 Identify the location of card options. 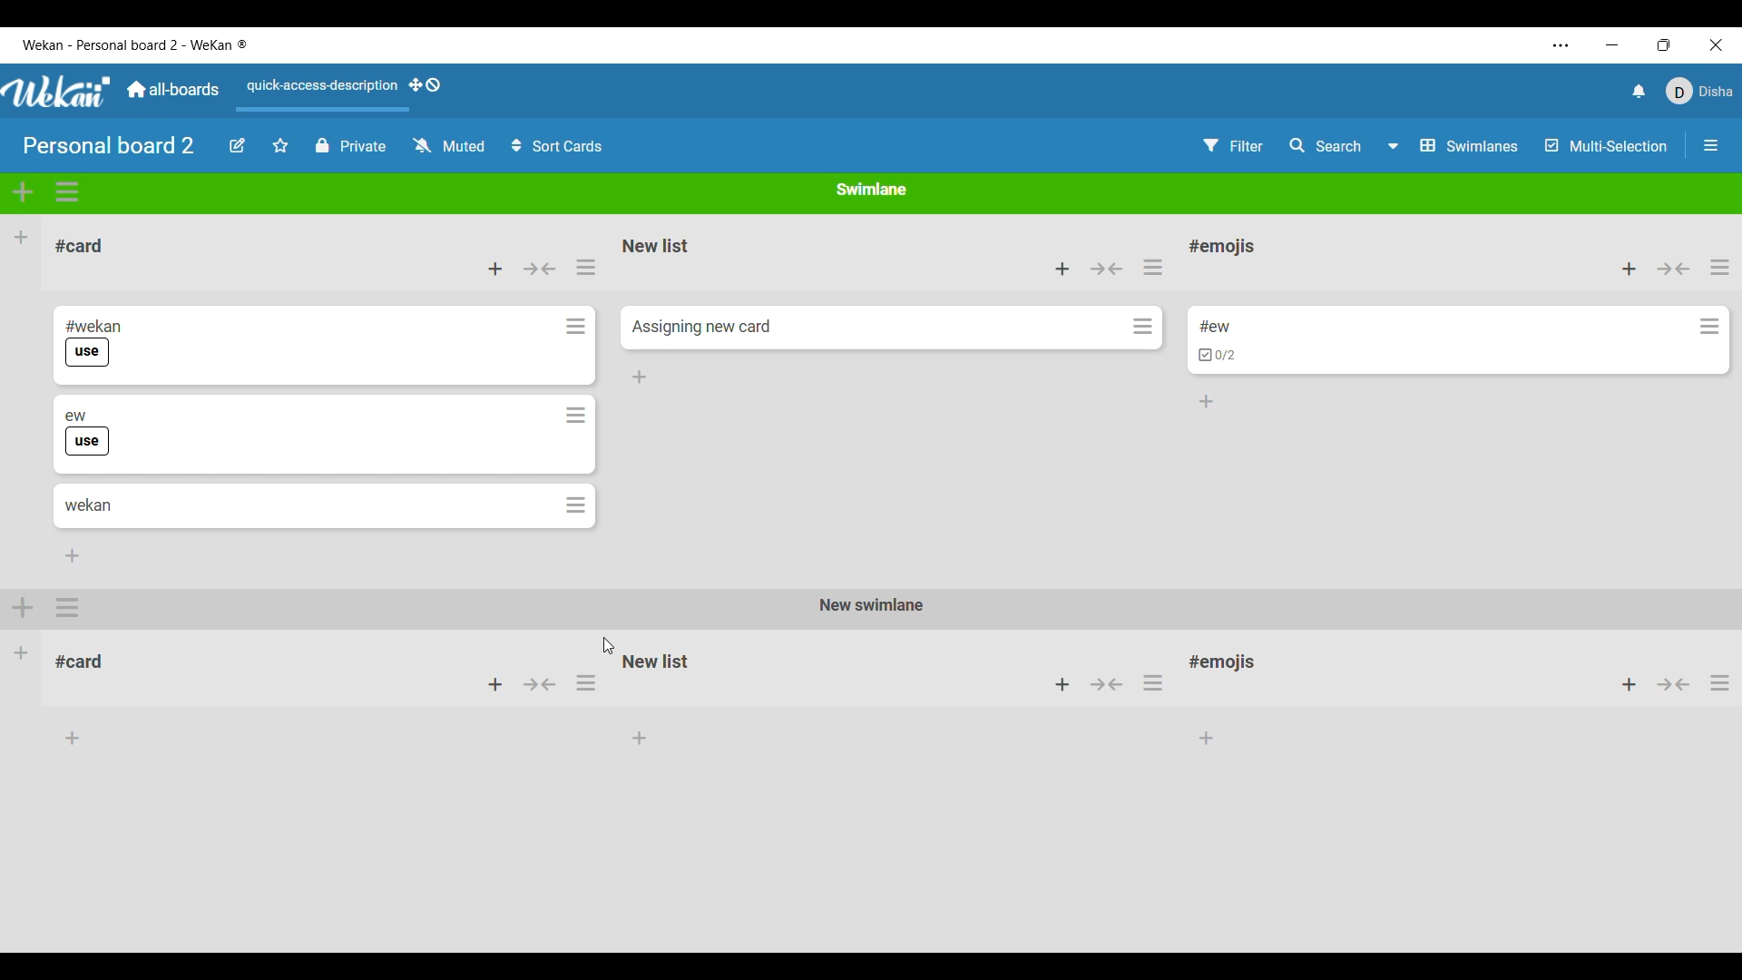
(576, 415).